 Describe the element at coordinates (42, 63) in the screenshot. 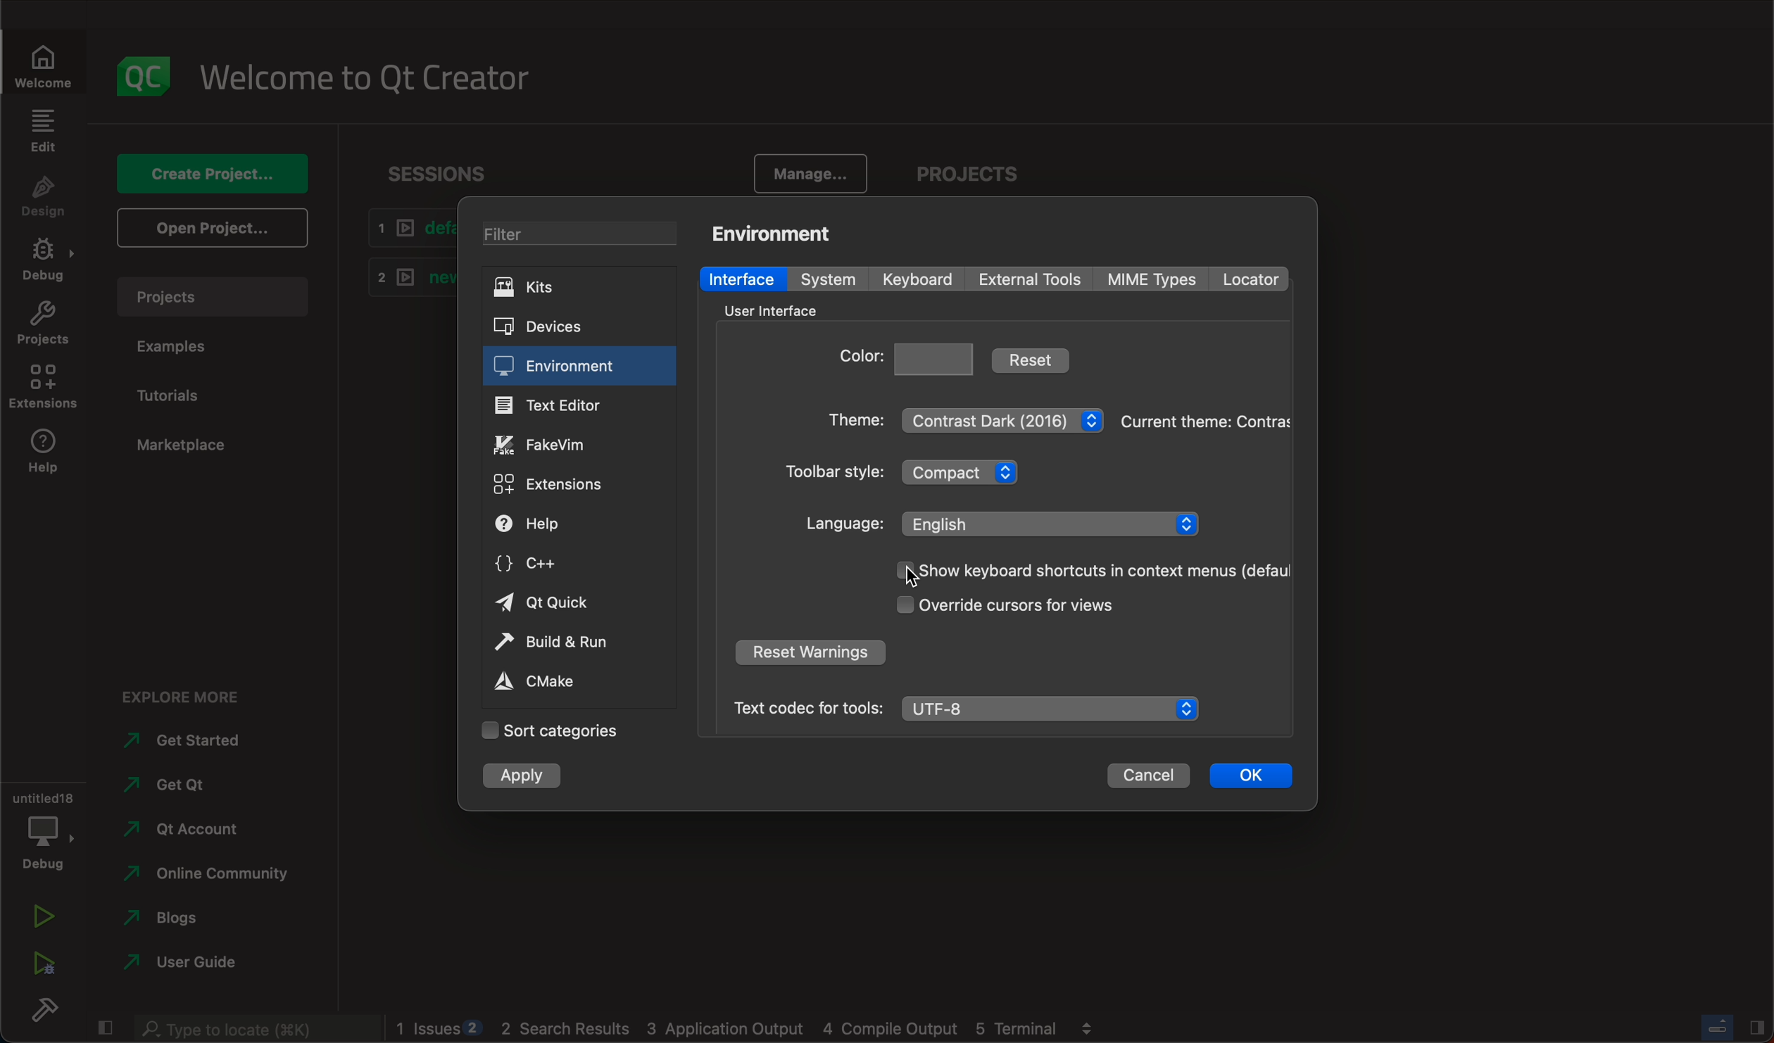

I see `welcome` at that location.